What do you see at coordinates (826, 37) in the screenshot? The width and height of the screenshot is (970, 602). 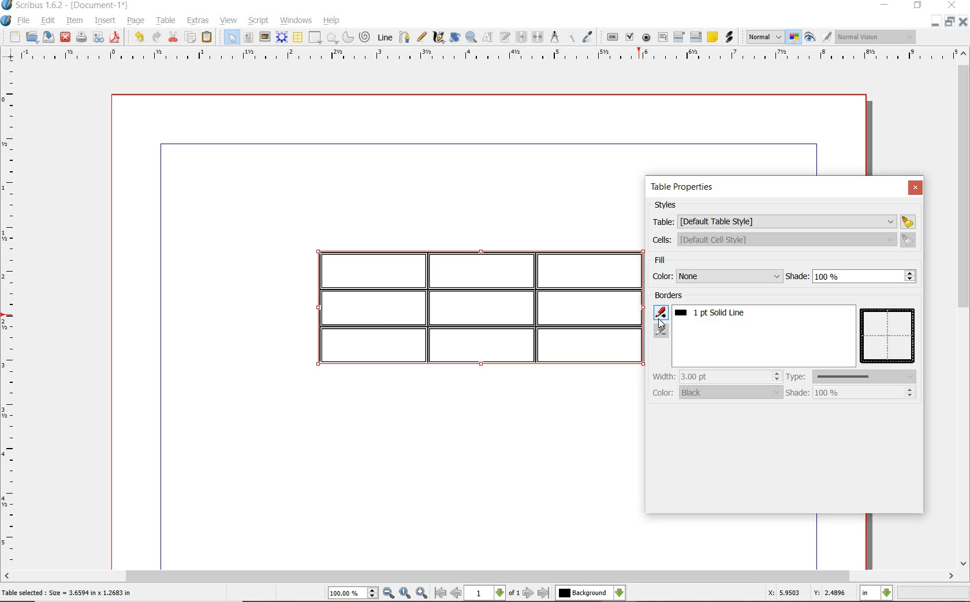 I see `edit in preview mode` at bounding box center [826, 37].